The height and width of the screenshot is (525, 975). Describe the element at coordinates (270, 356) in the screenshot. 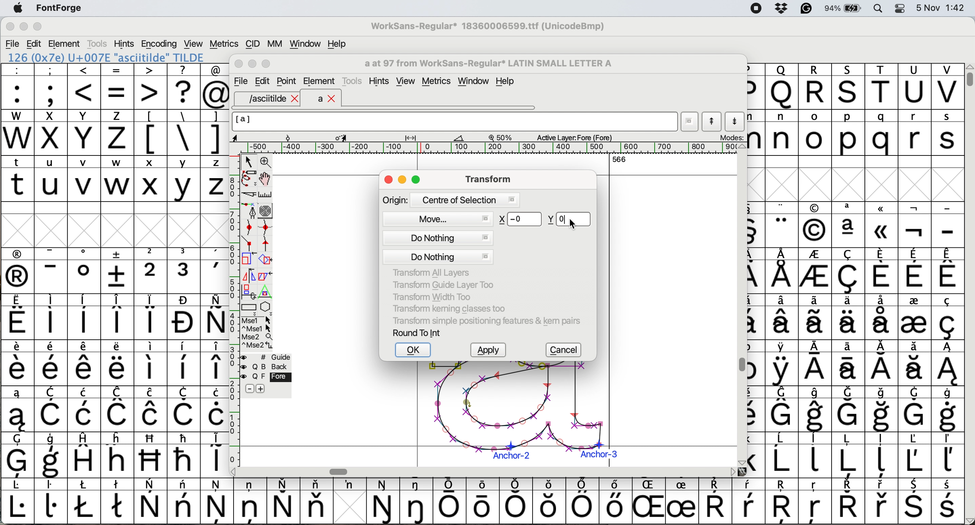

I see `guide` at that location.